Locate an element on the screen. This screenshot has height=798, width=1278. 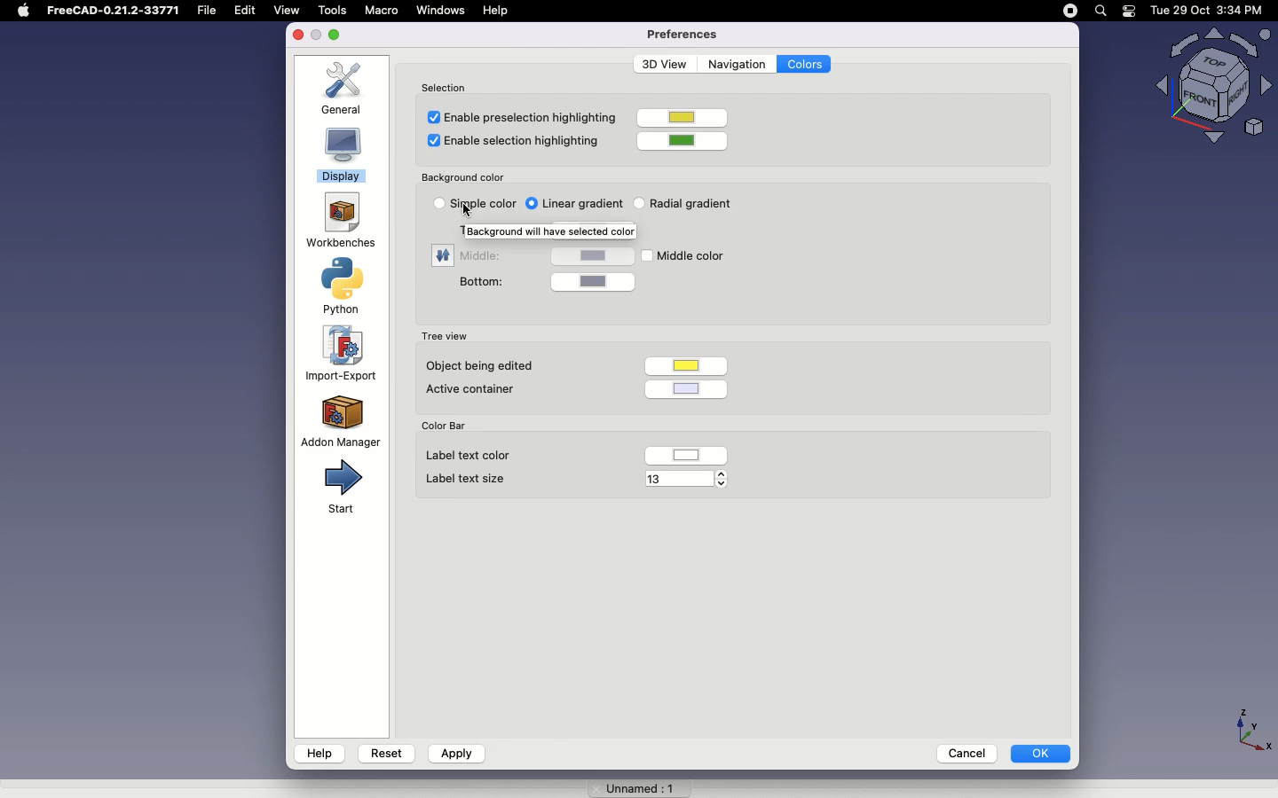
tools is located at coordinates (331, 10).